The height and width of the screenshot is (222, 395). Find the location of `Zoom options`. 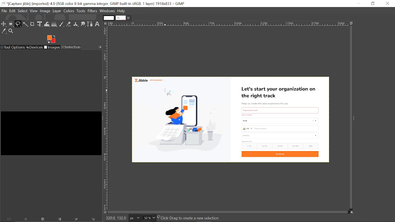

Zoom options is located at coordinates (154, 218).